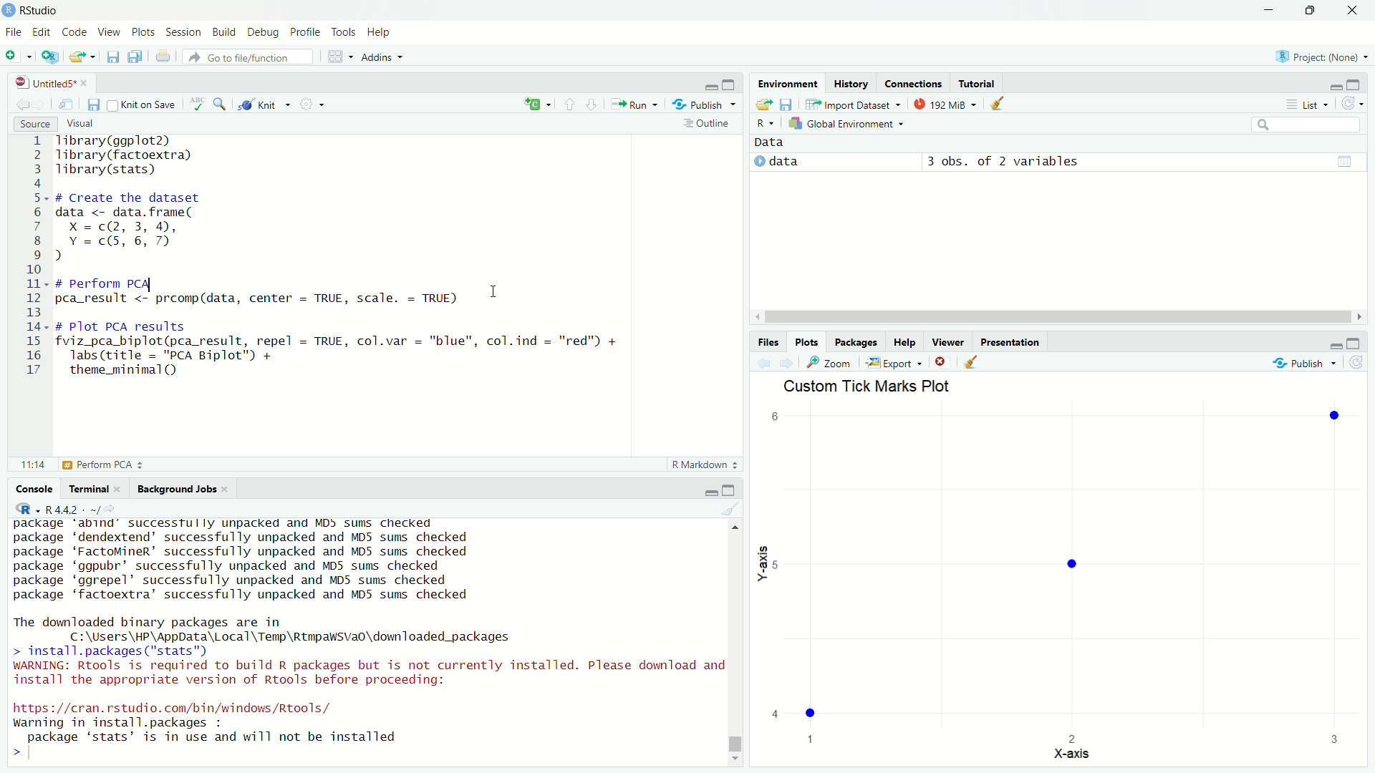  I want to click on language select, so click(535, 104).